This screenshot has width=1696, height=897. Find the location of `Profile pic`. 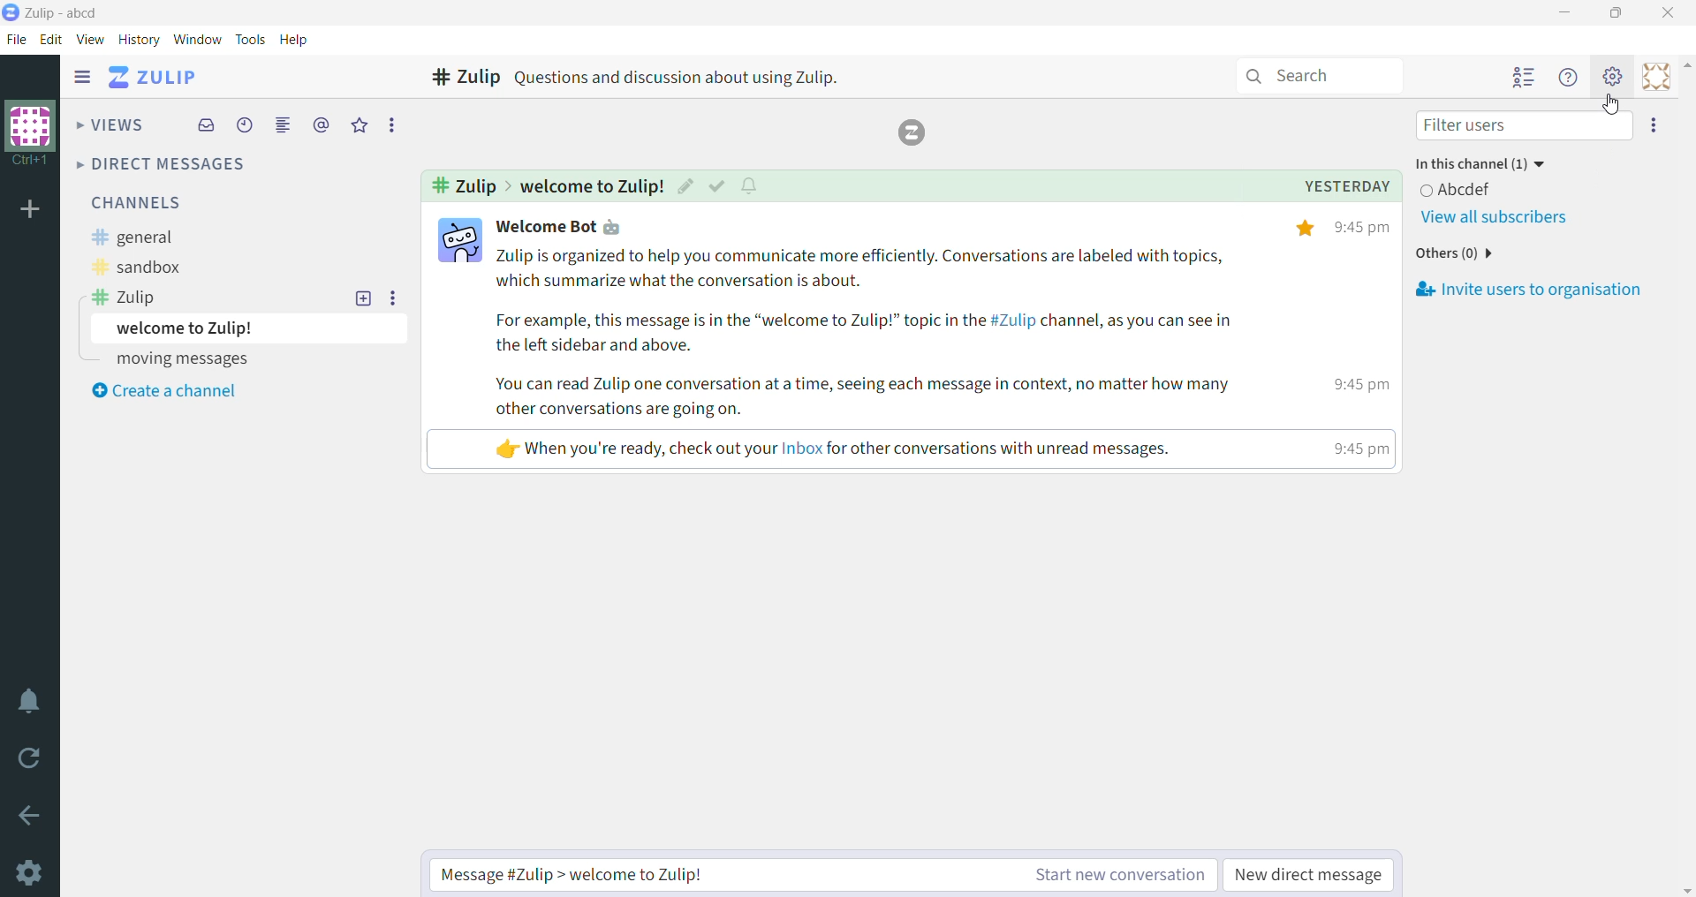

Profile pic is located at coordinates (458, 238).